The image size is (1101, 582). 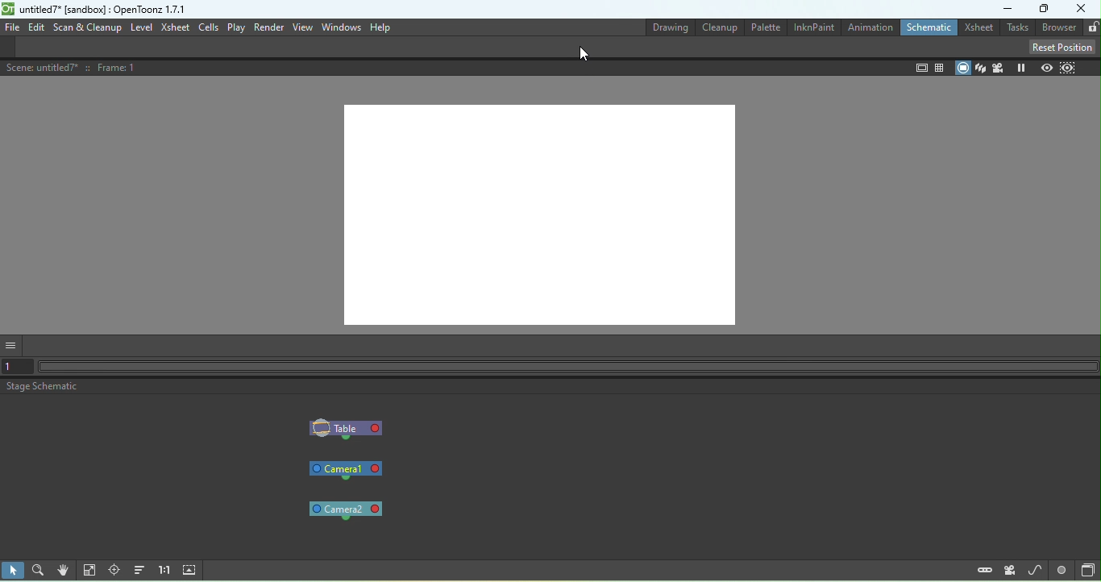 I want to click on Edit, so click(x=37, y=28).